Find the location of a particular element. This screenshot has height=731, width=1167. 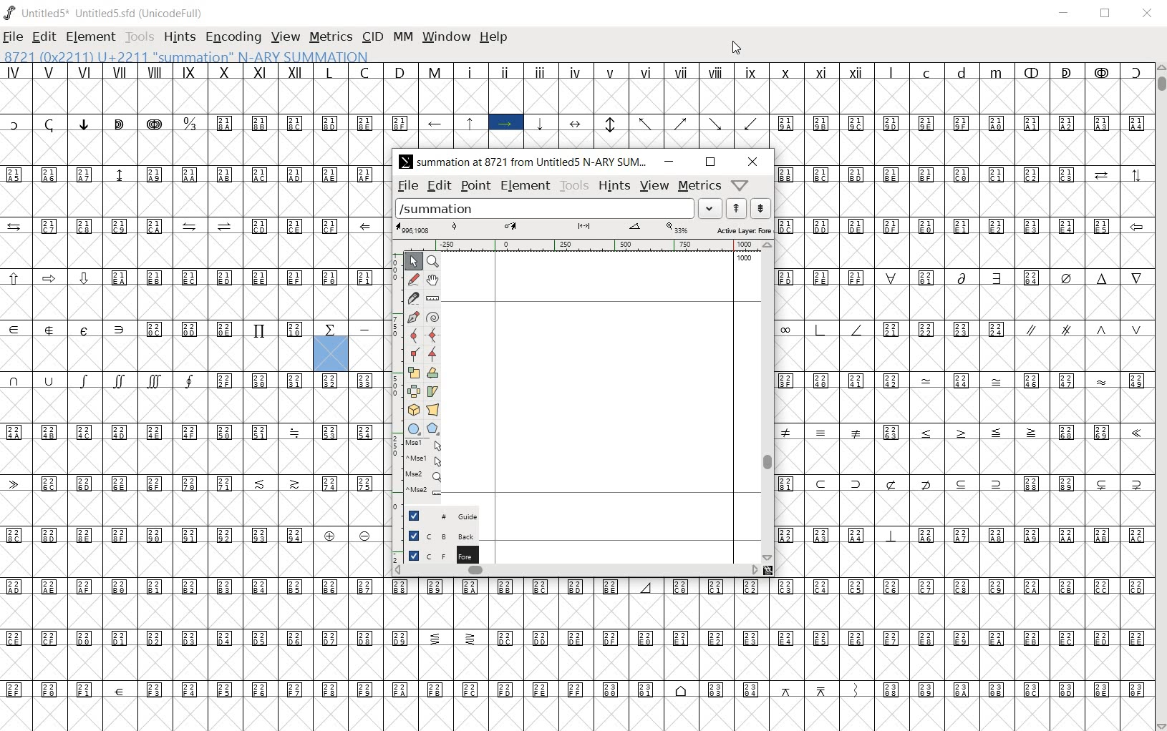

HINTS is located at coordinates (179, 37).